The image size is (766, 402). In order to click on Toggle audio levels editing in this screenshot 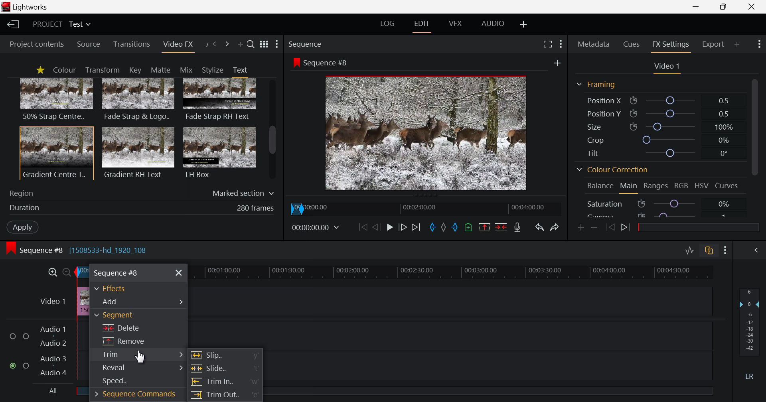, I will do `click(691, 250)`.